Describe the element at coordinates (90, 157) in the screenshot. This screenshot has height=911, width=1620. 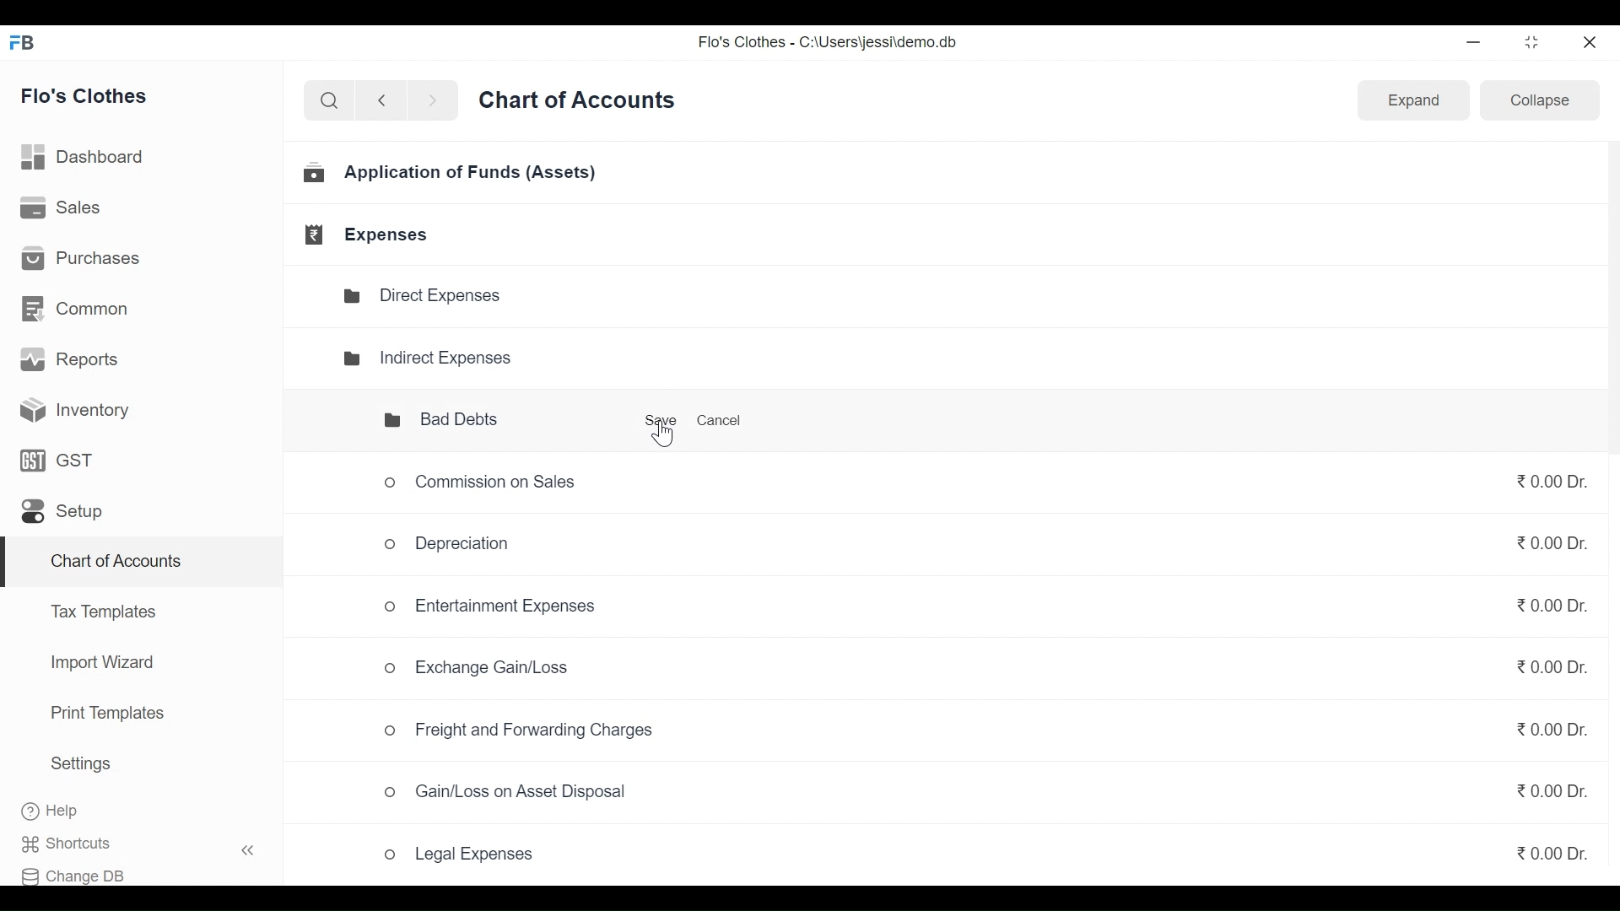
I see `Dashboard` at that location.